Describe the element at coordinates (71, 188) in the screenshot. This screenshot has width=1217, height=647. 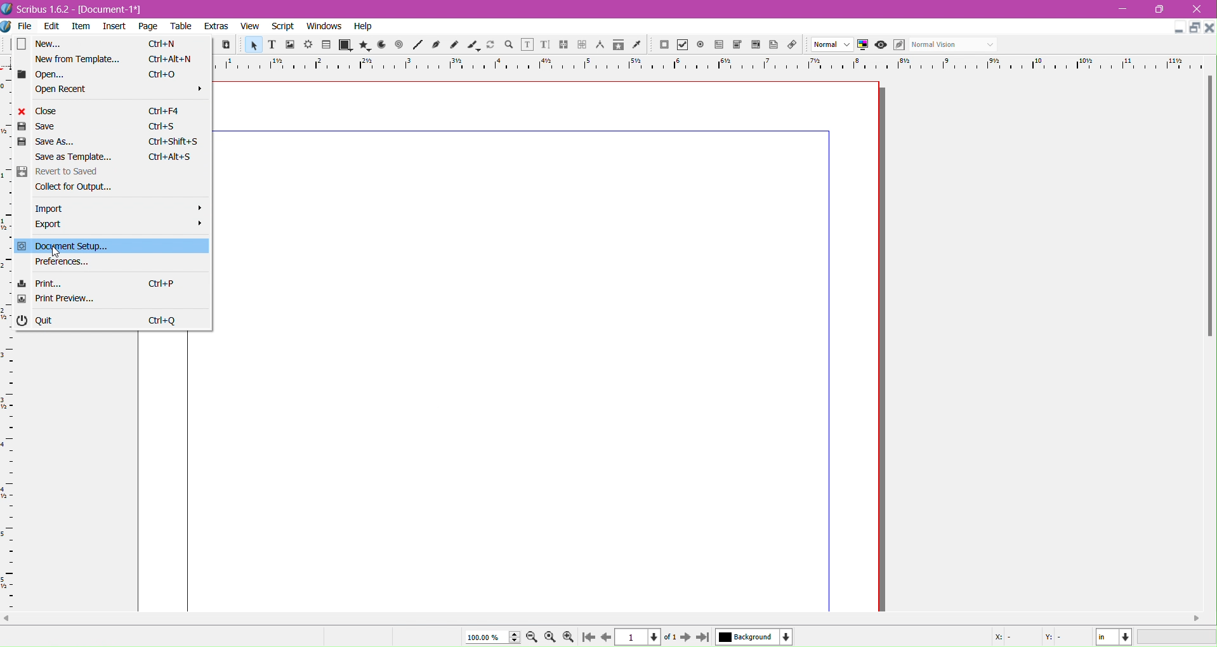
I see `collect for output` at that location.